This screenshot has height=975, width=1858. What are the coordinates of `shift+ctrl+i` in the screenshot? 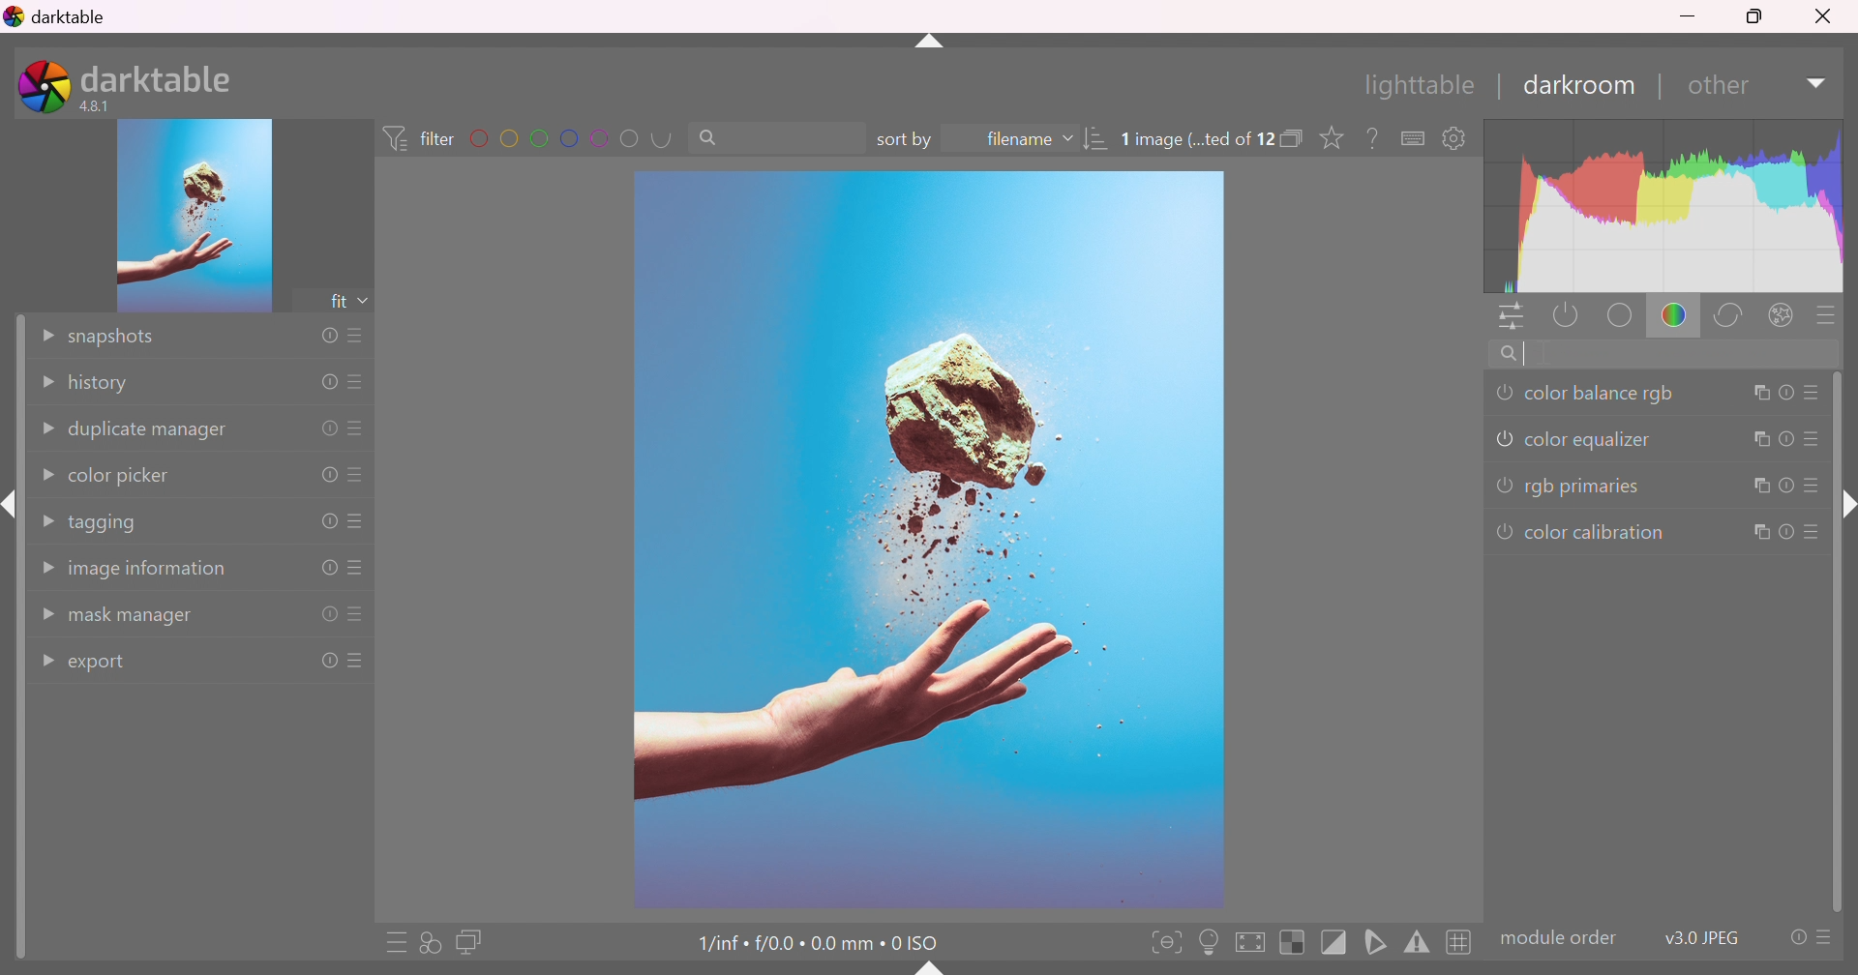 It's located at (12, 505).